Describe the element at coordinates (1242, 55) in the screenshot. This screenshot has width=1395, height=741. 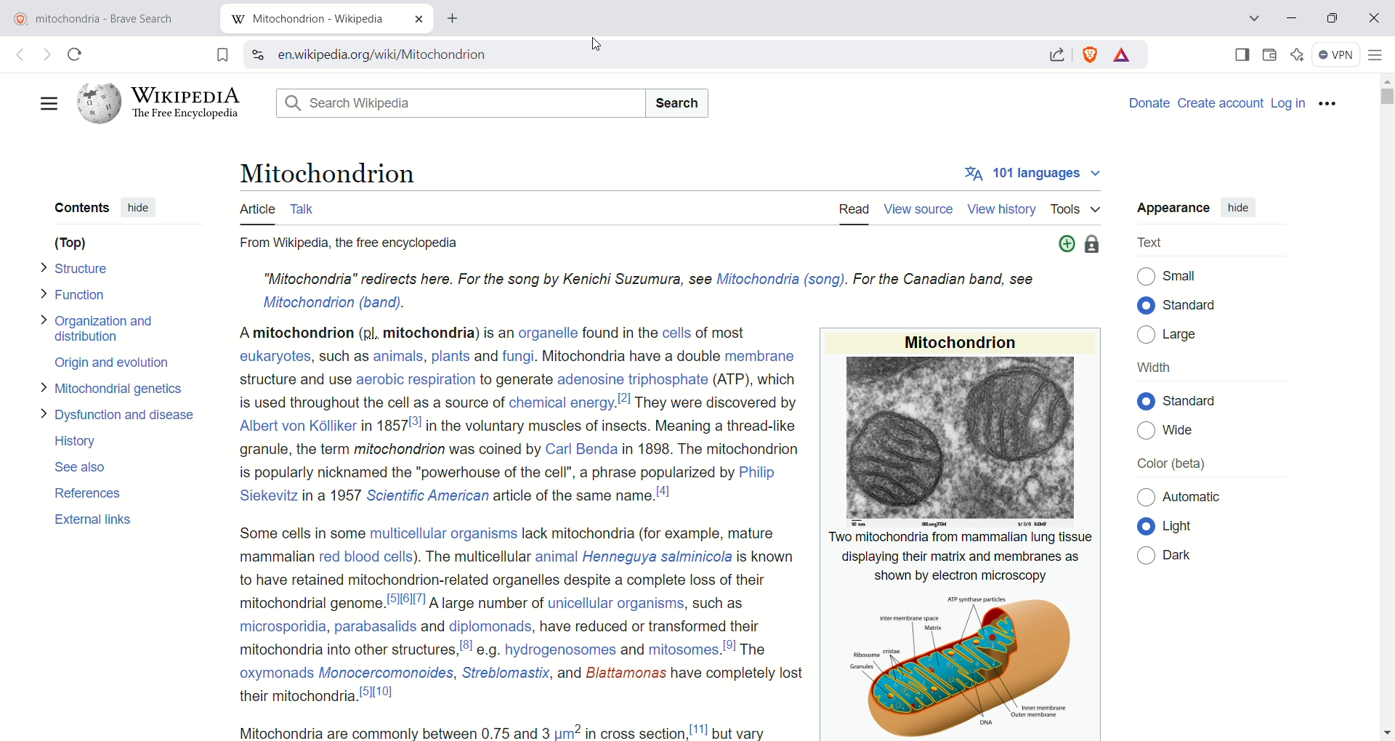
I see `show sidebar` at that location.